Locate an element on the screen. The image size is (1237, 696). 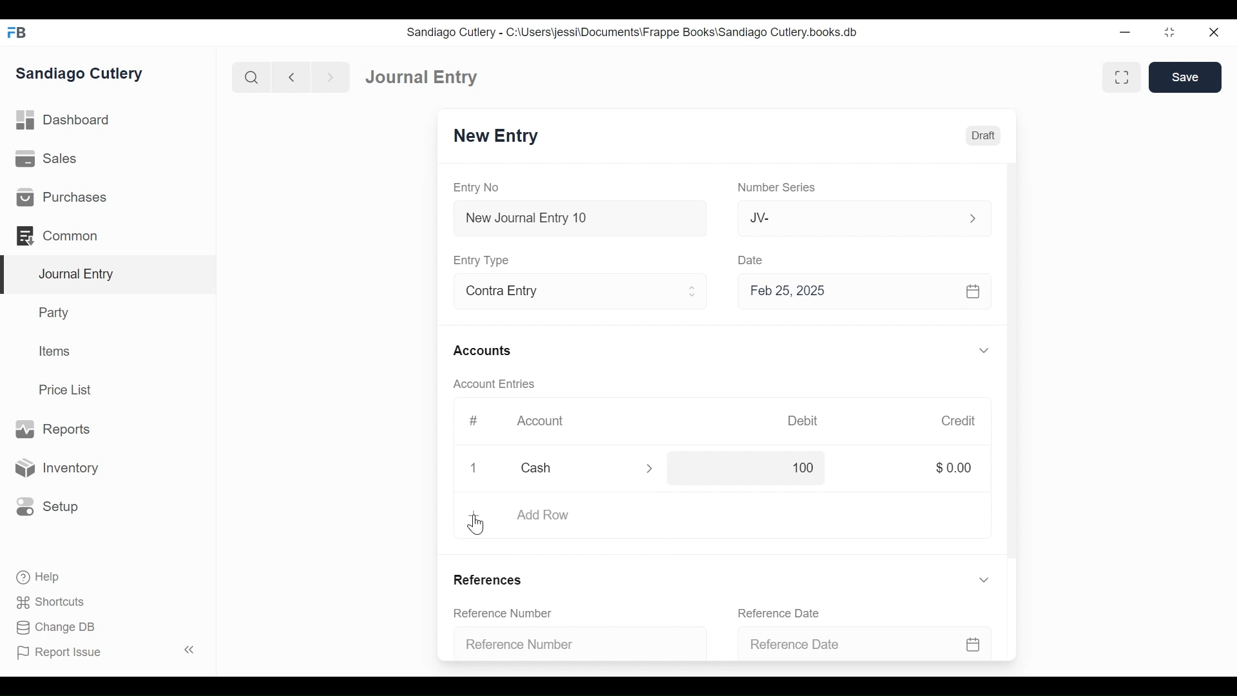
Account is located at coordinates (542, 422).